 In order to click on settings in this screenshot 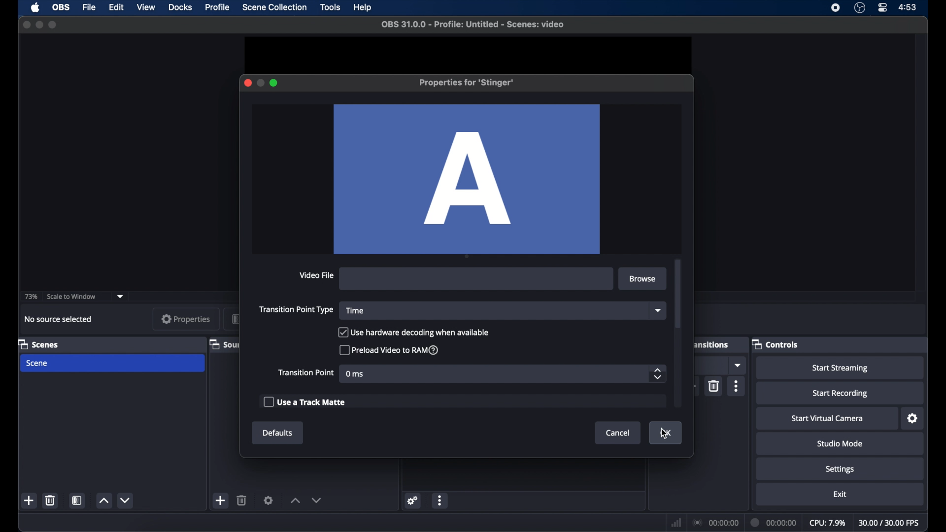, I will do `click(840, 469)`.